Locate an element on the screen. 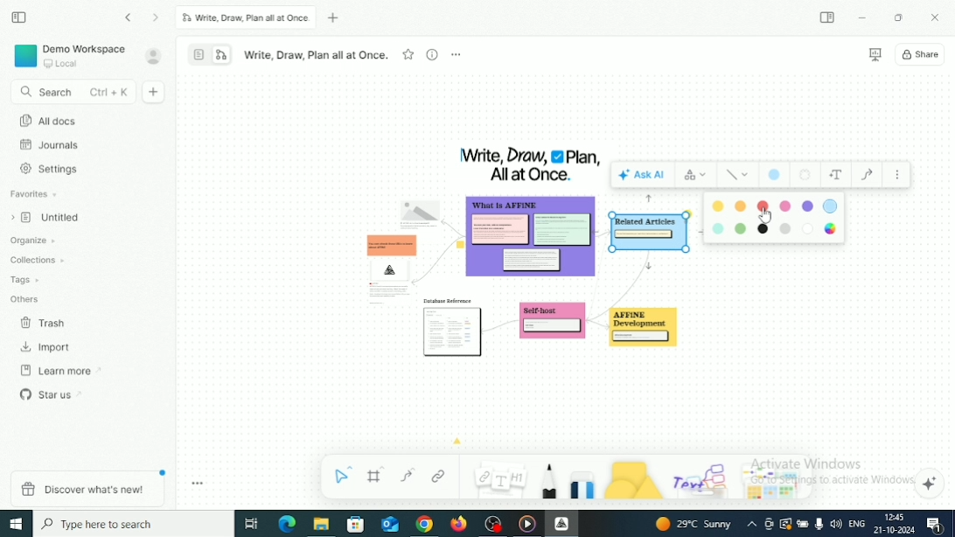  Sticky notes is located at coordinates (533, 241).